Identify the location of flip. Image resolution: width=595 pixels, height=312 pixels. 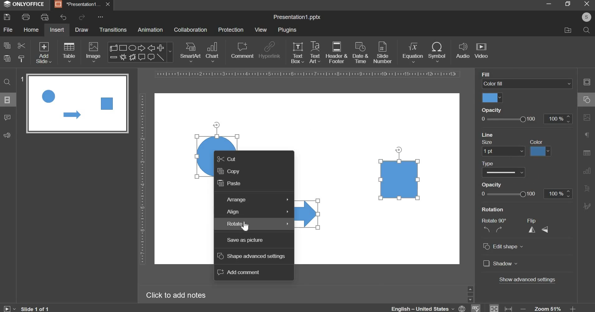
(535, 220).